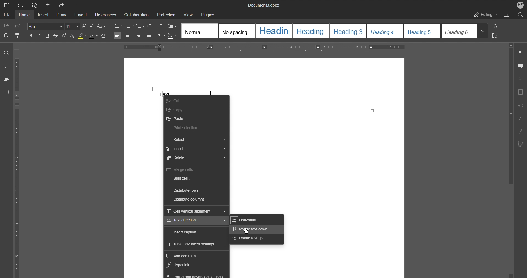 The image size is (527, 278). Describe the element at coordinates (172, 26) in the screenshot. I see `Line Spacing` at that location.